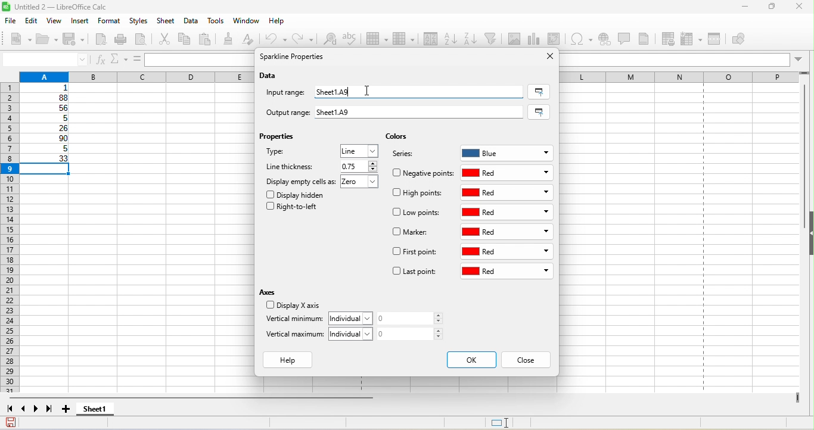 The image size is (814, 430). Describe the element at coordinates (290, 154) in the screenshot. I see `type` at that location.